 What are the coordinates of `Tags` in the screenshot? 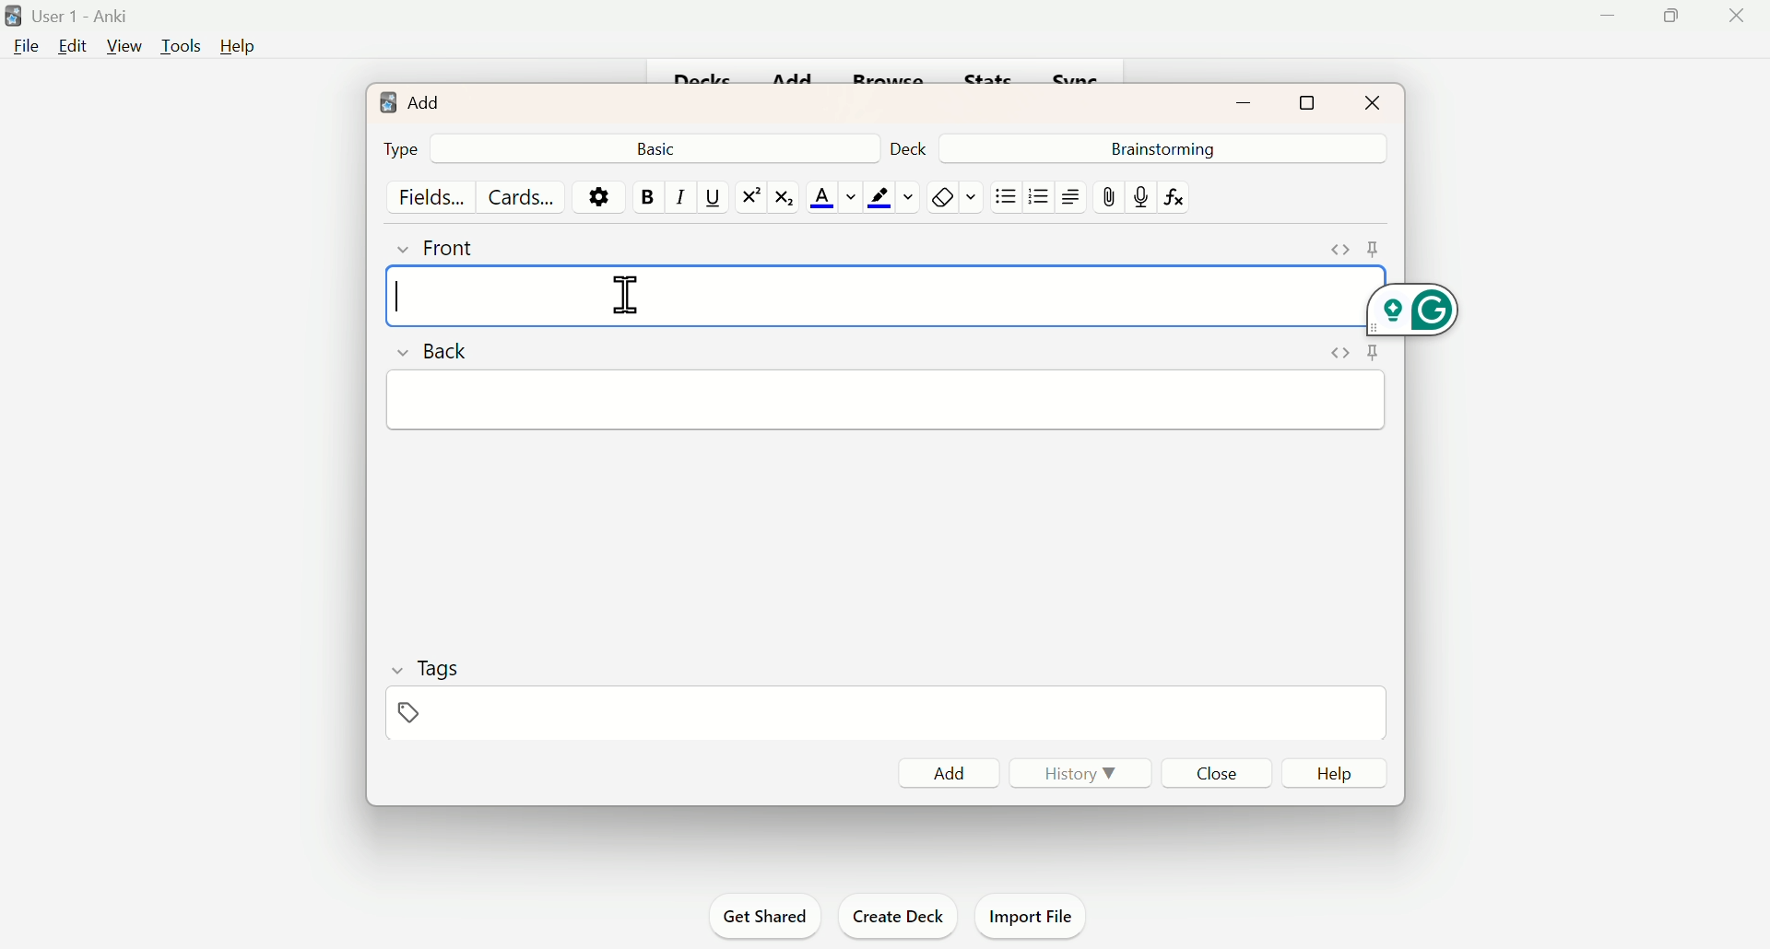 It's located at (427, 686).